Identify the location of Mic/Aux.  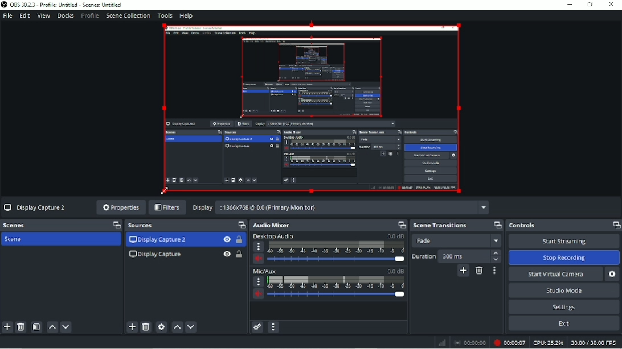
(265, 271).